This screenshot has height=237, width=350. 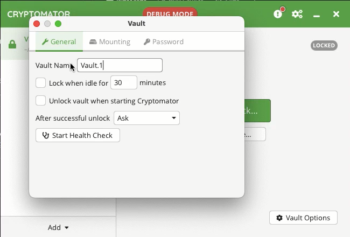 What do you see at coordinates (298, 14) in the screenshot?
I see `settings` at bounding box center [298, 14].